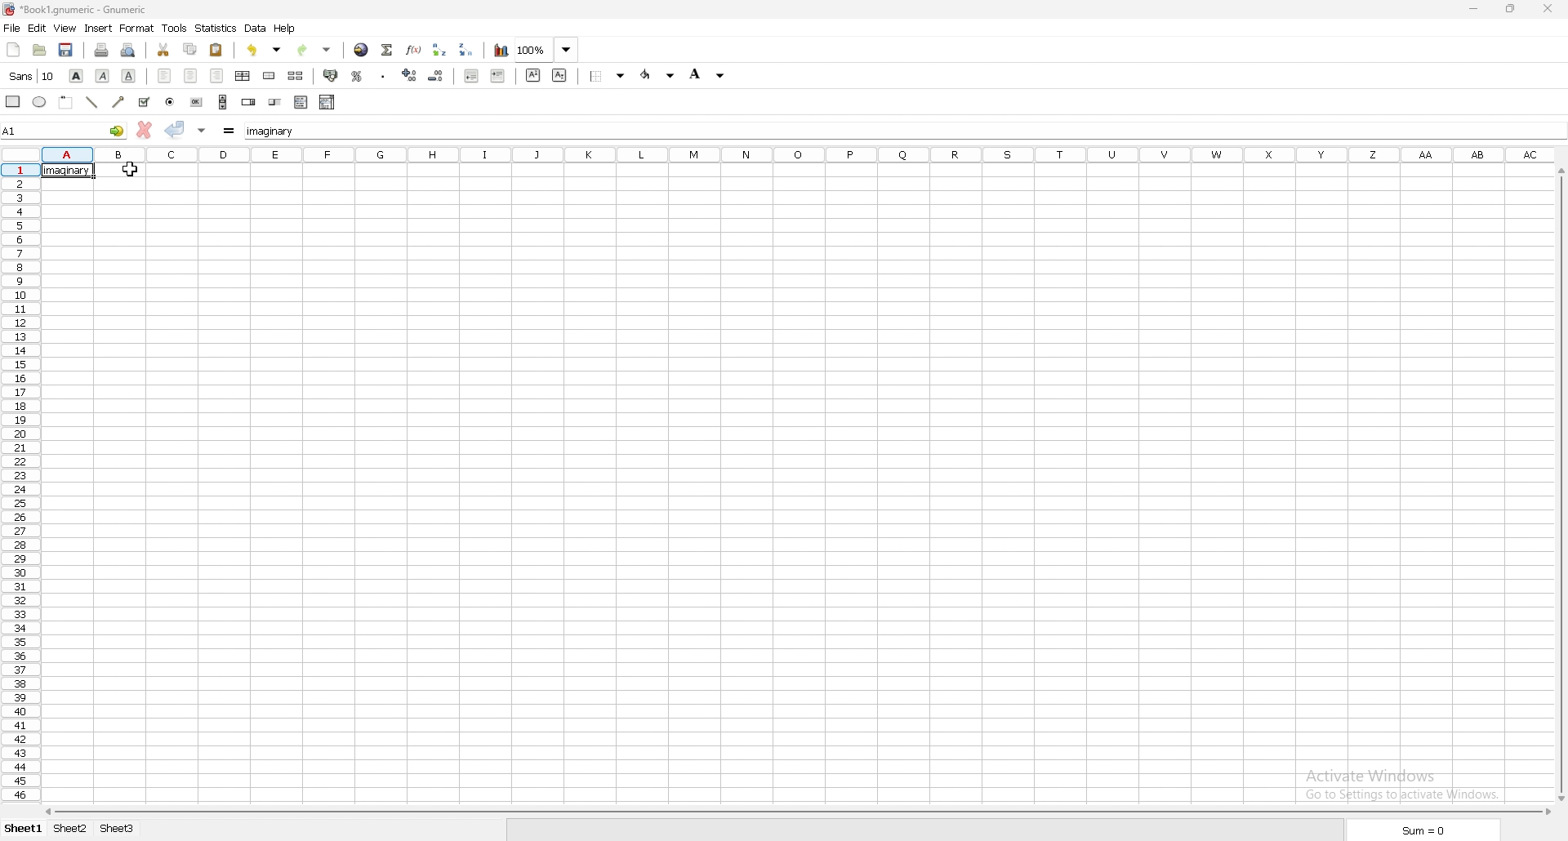 This screenshot has width=1568, height=841. Describe the element at coordinates (164, 75) in the screenshot. I see `left align` at that location.